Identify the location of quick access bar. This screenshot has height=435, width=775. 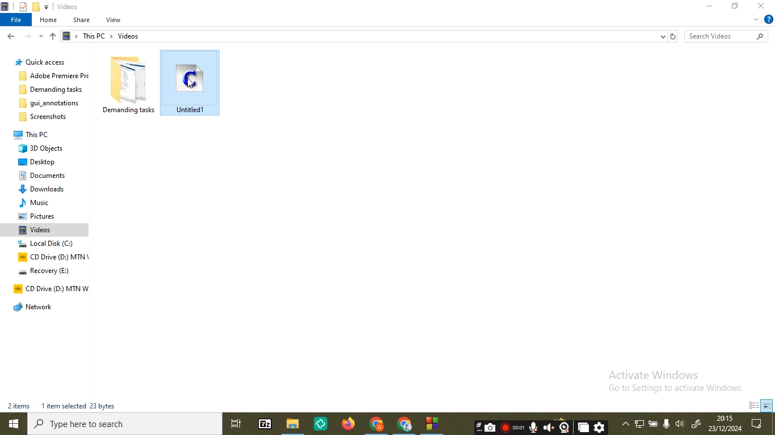
(695, 425).